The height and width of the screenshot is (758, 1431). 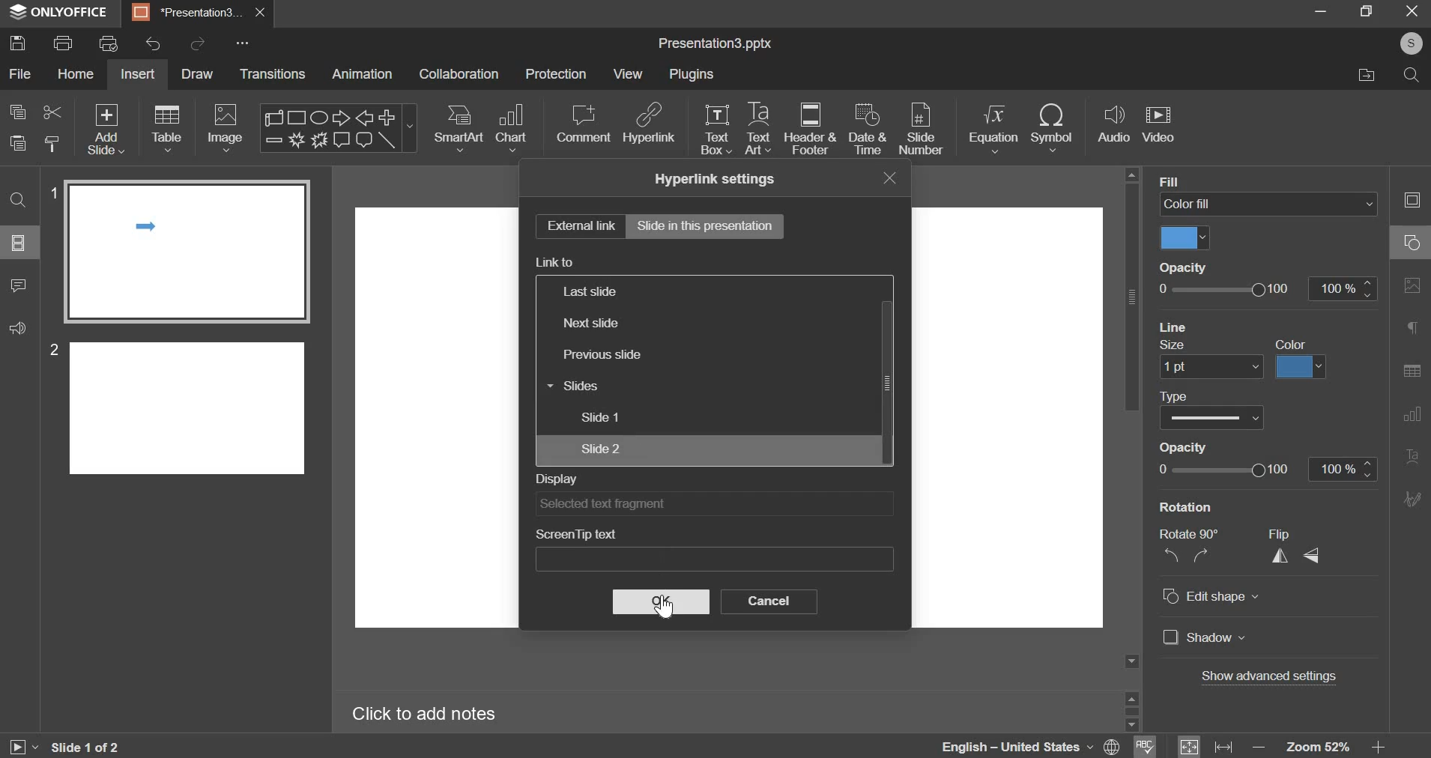 I want to click on draw, so click(x=201, y=76).